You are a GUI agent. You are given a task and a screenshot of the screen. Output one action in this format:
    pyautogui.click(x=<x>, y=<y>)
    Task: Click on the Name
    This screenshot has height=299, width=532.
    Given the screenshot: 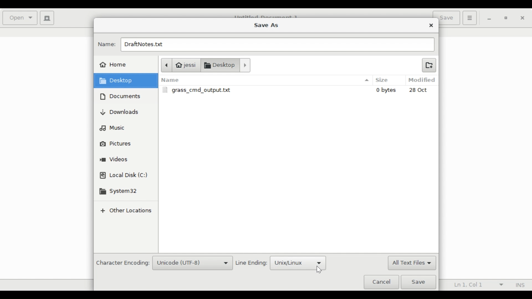 What is the action you would take?
    pyautogui.click(x=265, y=80)
    